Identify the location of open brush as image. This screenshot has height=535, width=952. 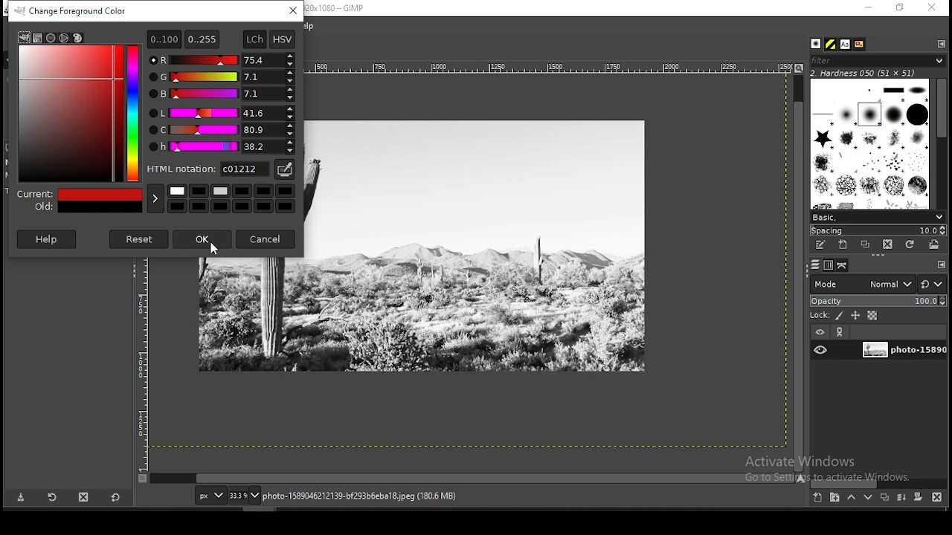
(935, 245).